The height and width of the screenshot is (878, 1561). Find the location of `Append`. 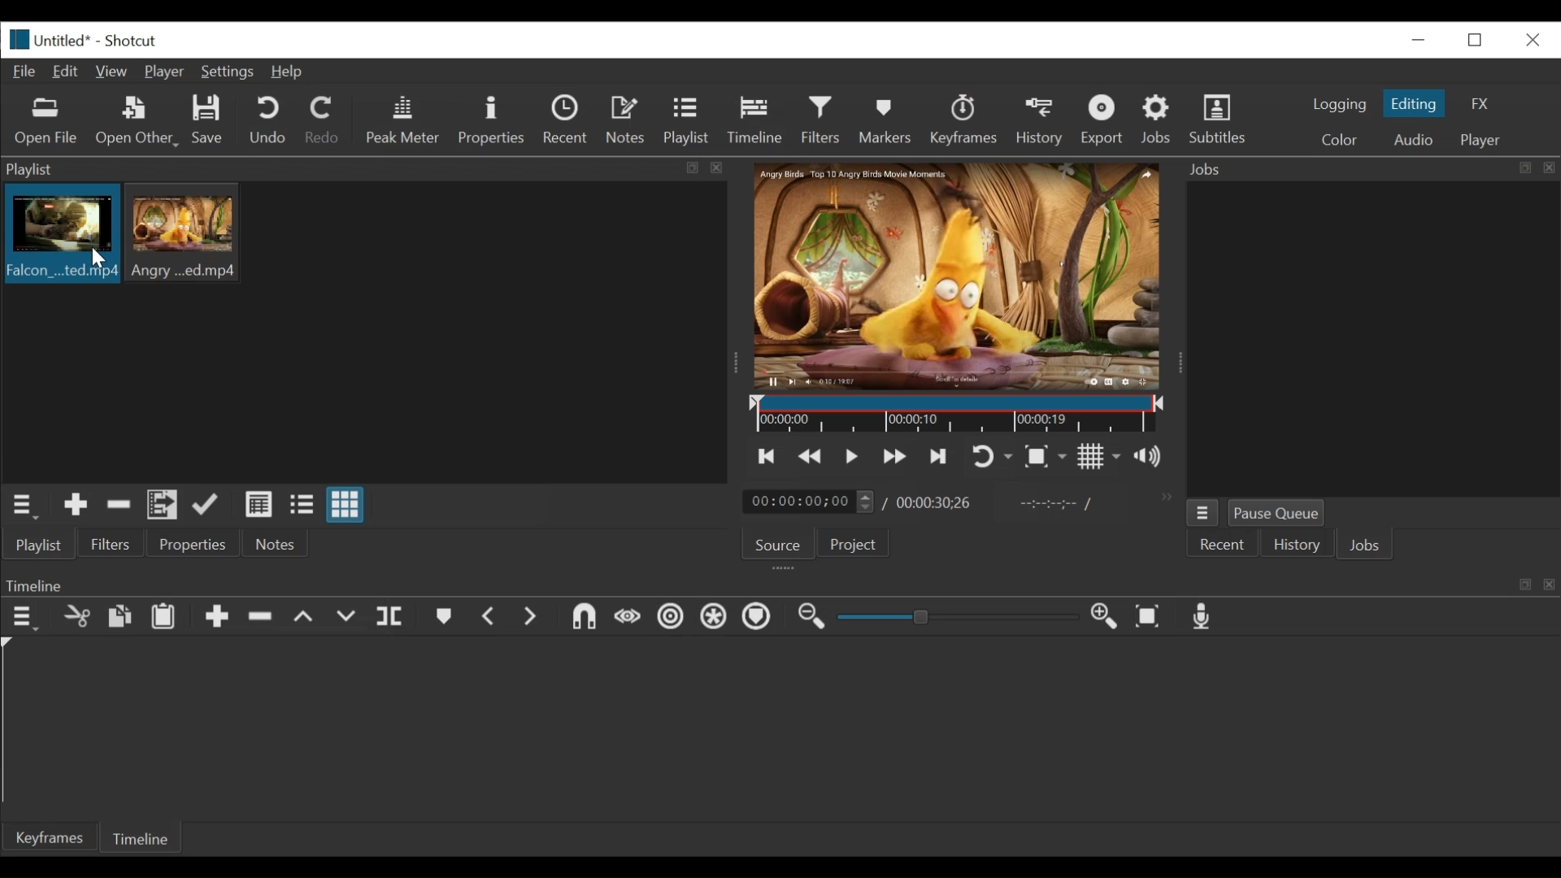

Append is located at coordinates (217, 620).